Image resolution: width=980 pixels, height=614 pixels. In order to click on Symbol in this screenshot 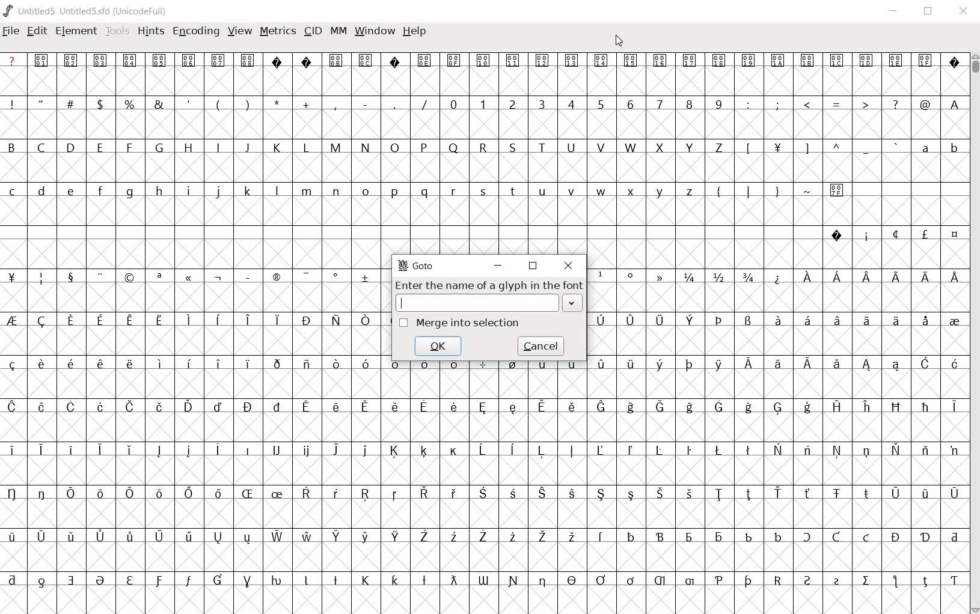, I will do `click(99, 536)`.